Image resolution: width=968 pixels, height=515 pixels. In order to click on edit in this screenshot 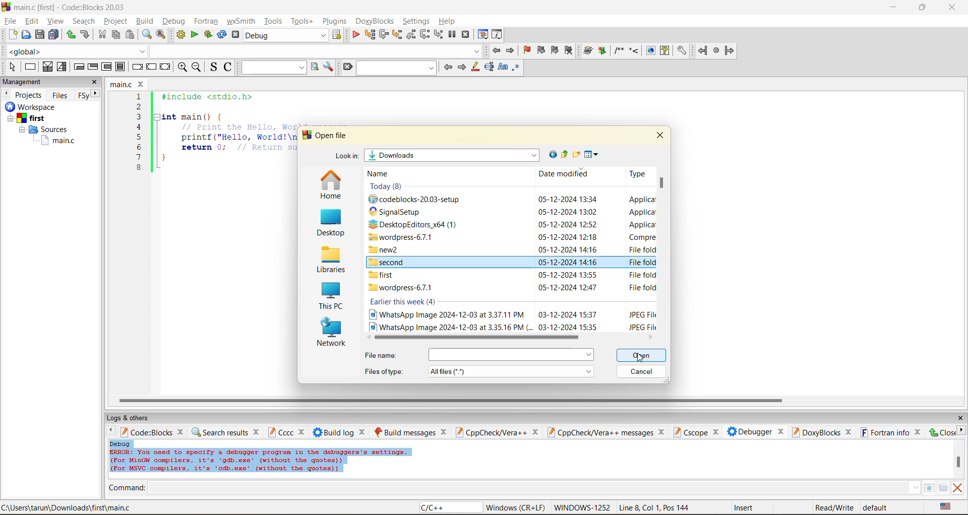, I will do `click(33, 21)`.